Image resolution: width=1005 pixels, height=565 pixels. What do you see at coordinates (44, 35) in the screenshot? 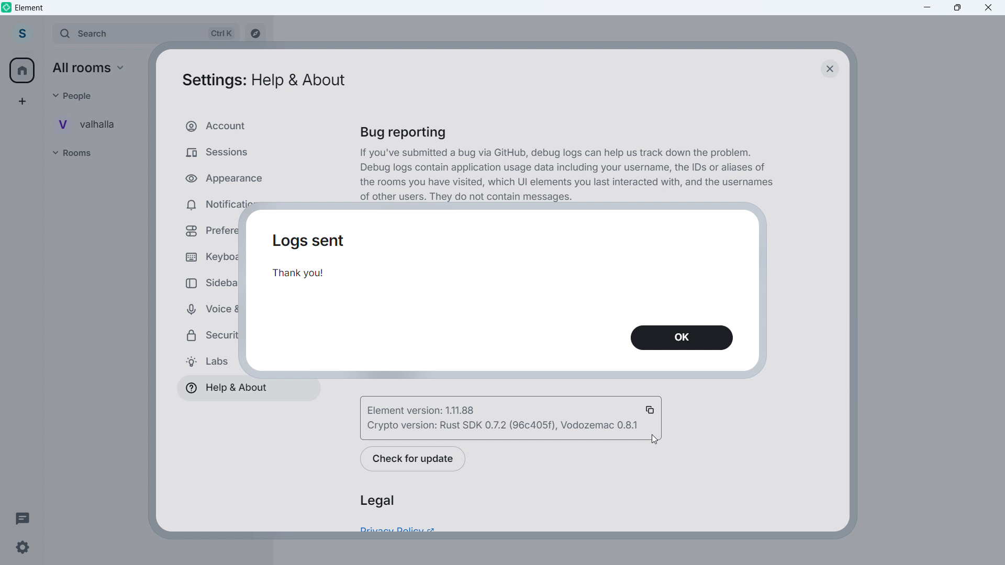
I see `Expand sidebar ` at bounding box center [44, 35].